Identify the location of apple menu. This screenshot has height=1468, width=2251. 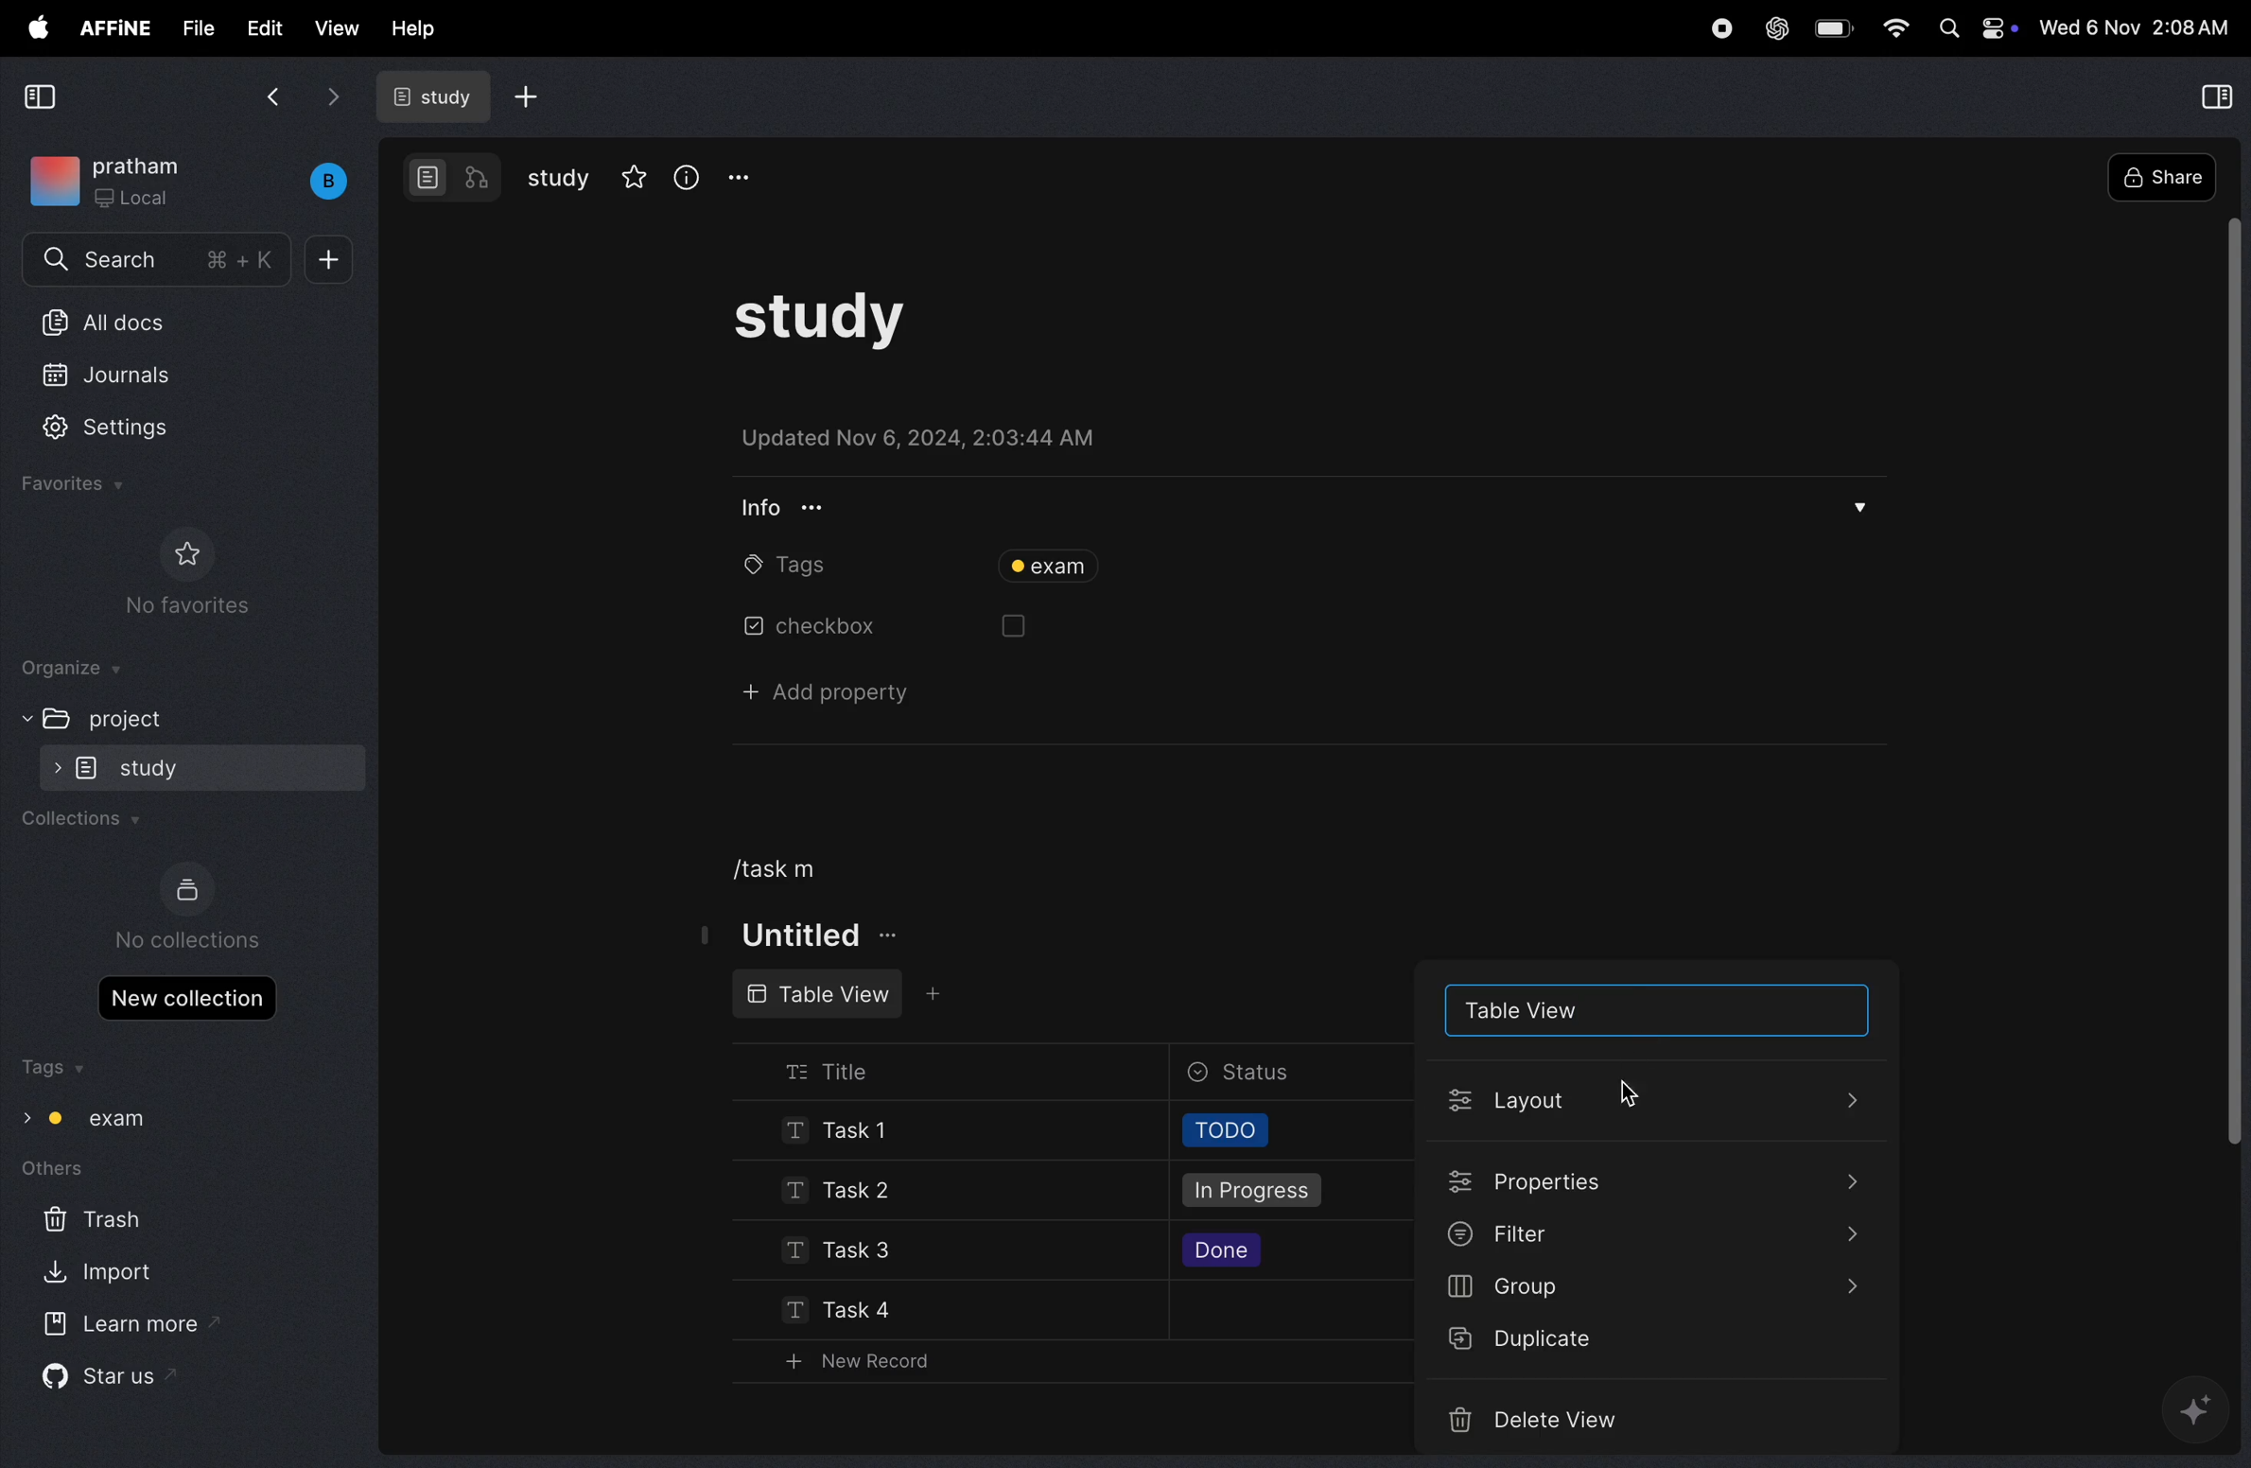
(31, 27).